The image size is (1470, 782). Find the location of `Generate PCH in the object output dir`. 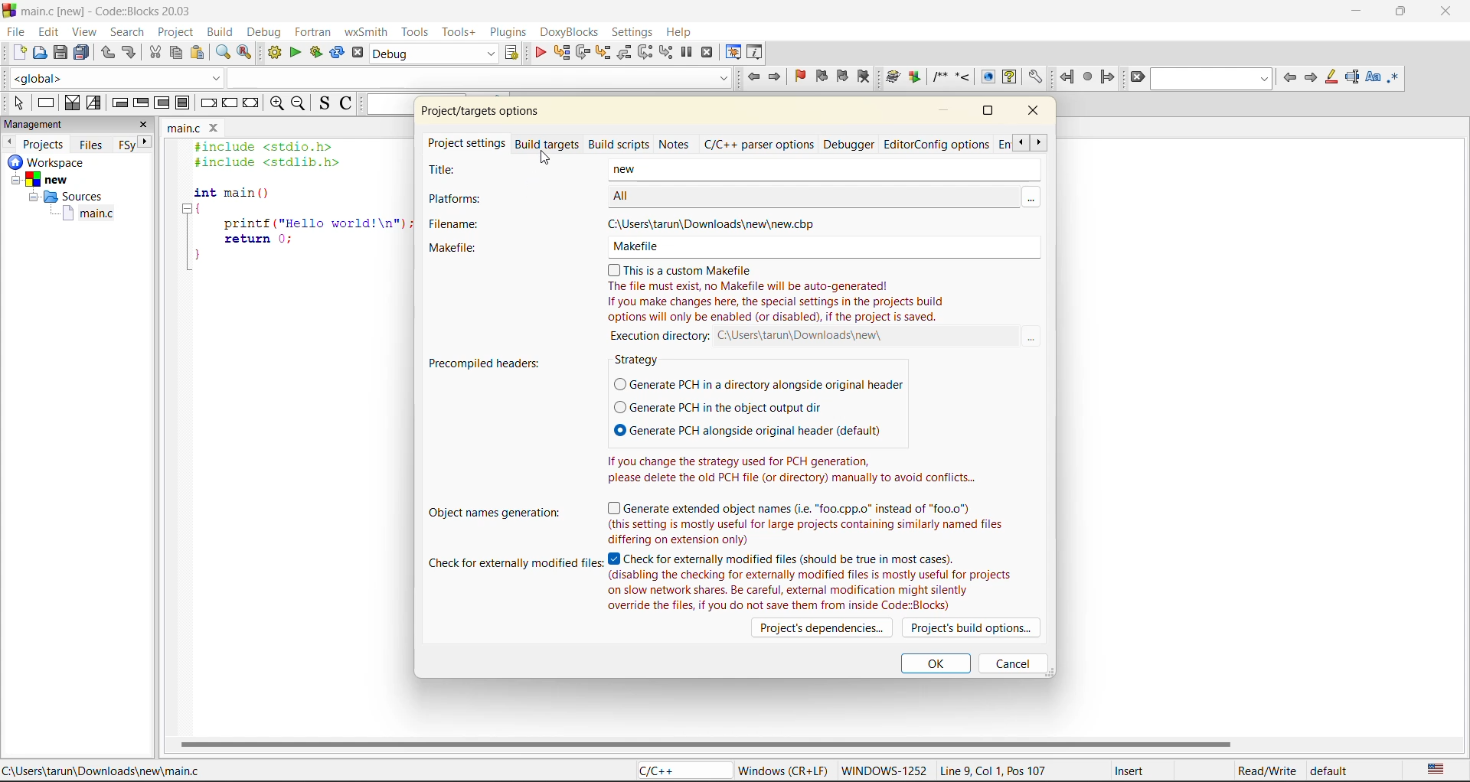

Generate PCH in the object output dir is located at coordinates (720, 408).